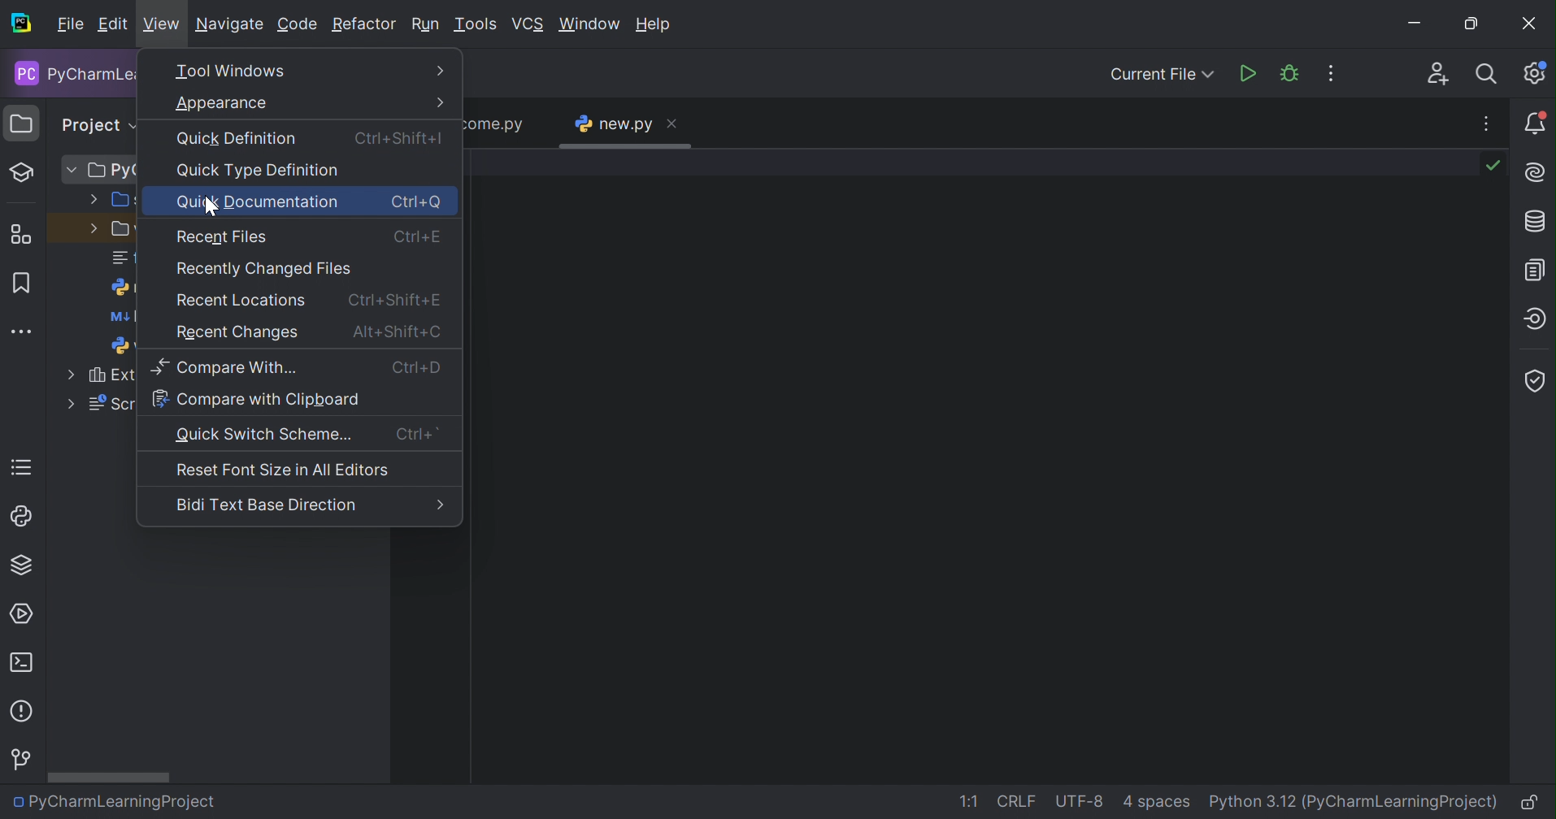 This screenshot has width=1556, height=819. What do you see at coordinates (123, 260) in the screenshot?
I see `feature-trainer-version.txt` at bounding box center [123, 260].